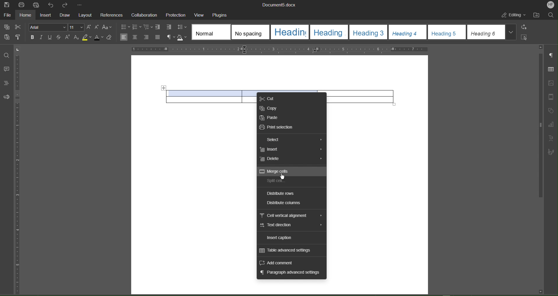  I want to click on Undo, so click(52, 5).